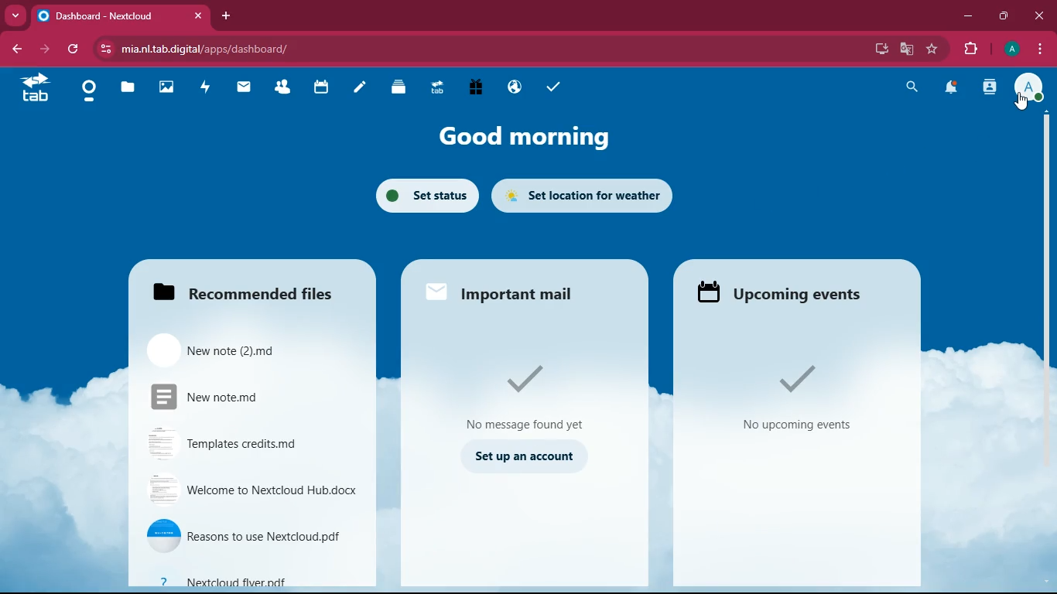  Describe the element at coordinates (795, 293) in the screenshot. I see `upcoming events` at that location.